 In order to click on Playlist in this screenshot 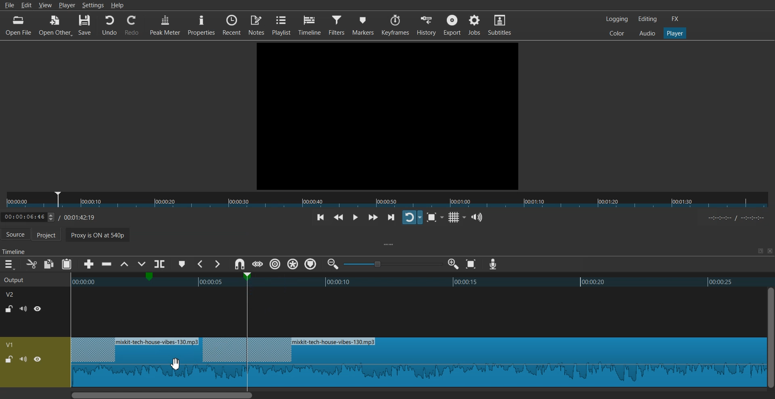, I will do `click(281, 25)`.